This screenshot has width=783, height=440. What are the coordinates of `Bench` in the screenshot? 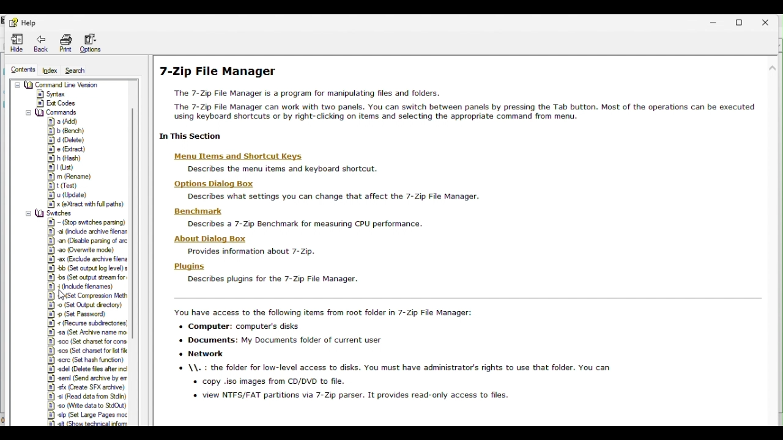 It's located at (65, 131).